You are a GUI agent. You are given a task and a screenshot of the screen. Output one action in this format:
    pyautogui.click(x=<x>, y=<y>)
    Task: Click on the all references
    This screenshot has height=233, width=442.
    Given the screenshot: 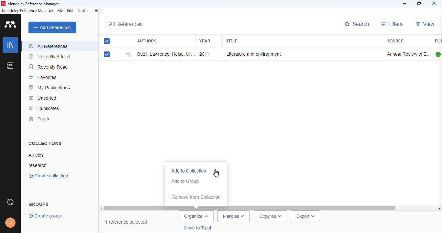 What is the action you would take?
    pyautogui.click(x=126, y=24)
    